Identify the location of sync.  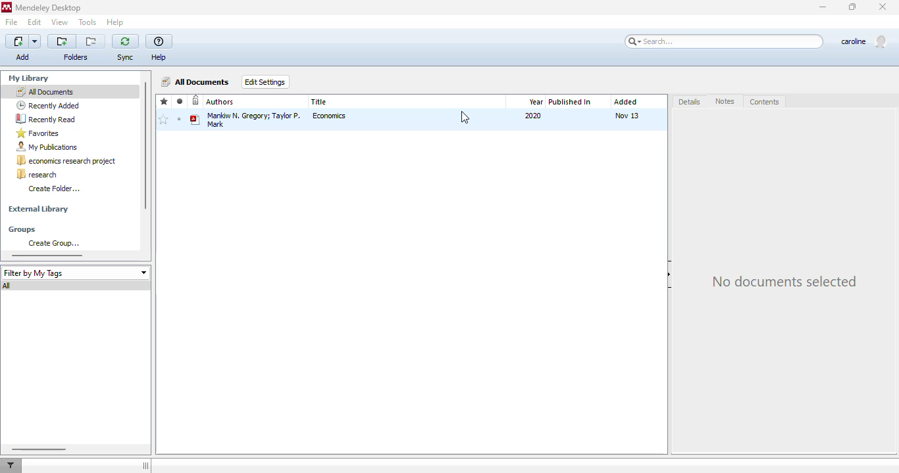
(125, 41).